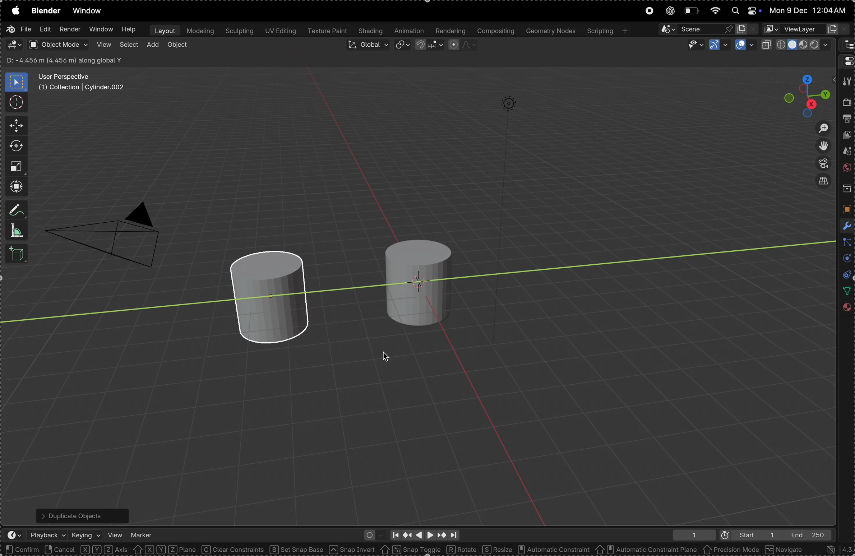 Image resolution: width=855 pixels, height=556 pixels. I want to click on navigate, so click(785, 549).